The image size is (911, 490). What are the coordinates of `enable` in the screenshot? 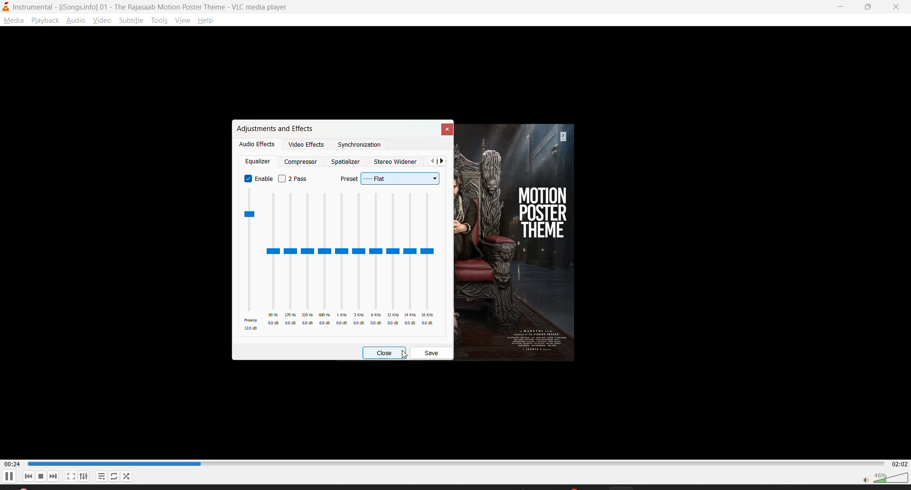 It's located at (258, 178).